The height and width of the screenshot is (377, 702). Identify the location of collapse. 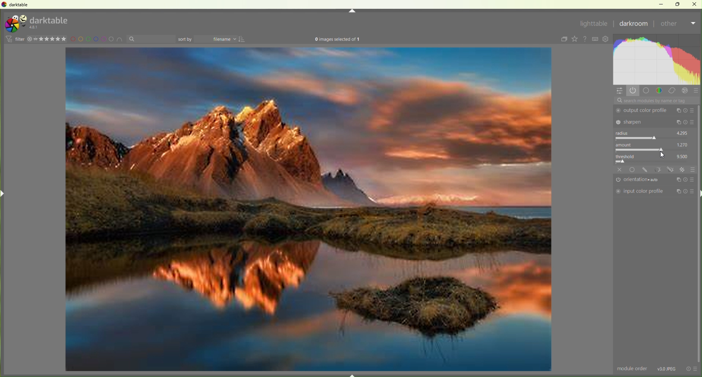
(563, 40).